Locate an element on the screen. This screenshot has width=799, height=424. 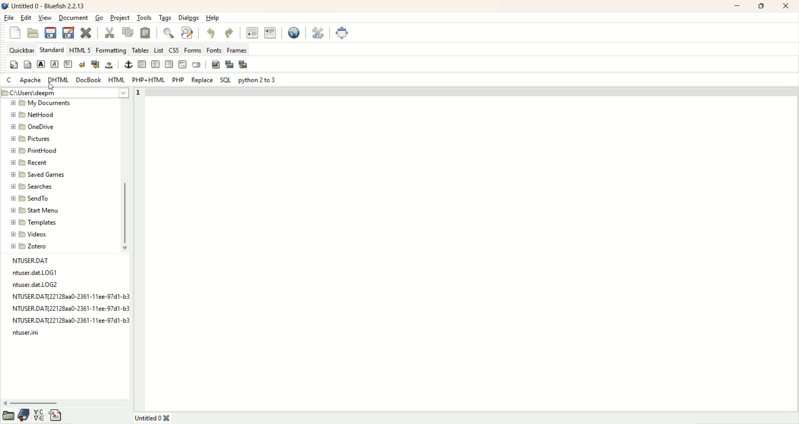
insert thumbnail is located at coordinates (229, 65).